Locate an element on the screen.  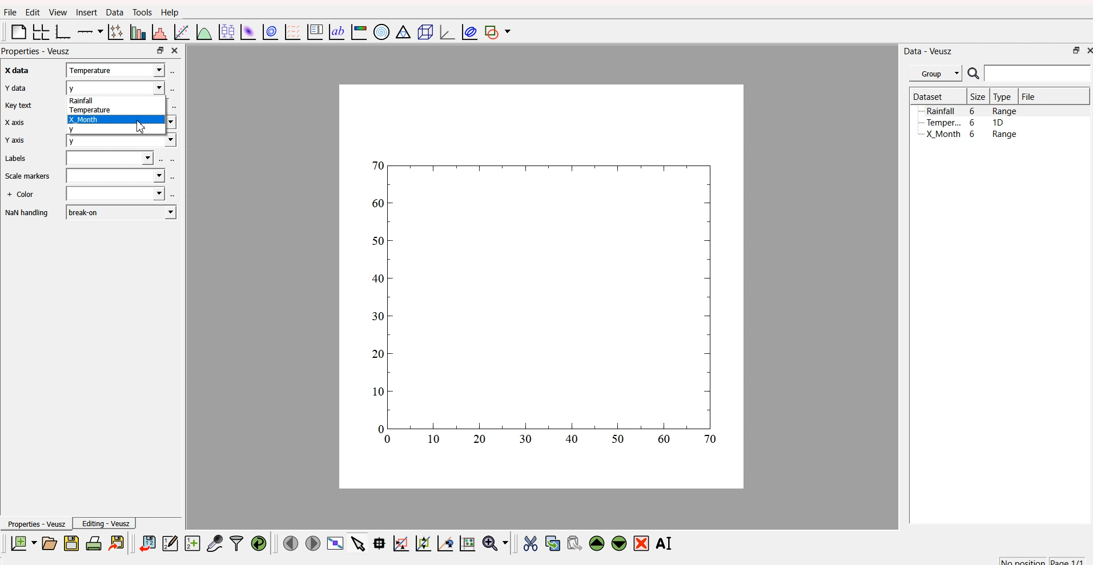
x axis is located at coordinates (14, 71).